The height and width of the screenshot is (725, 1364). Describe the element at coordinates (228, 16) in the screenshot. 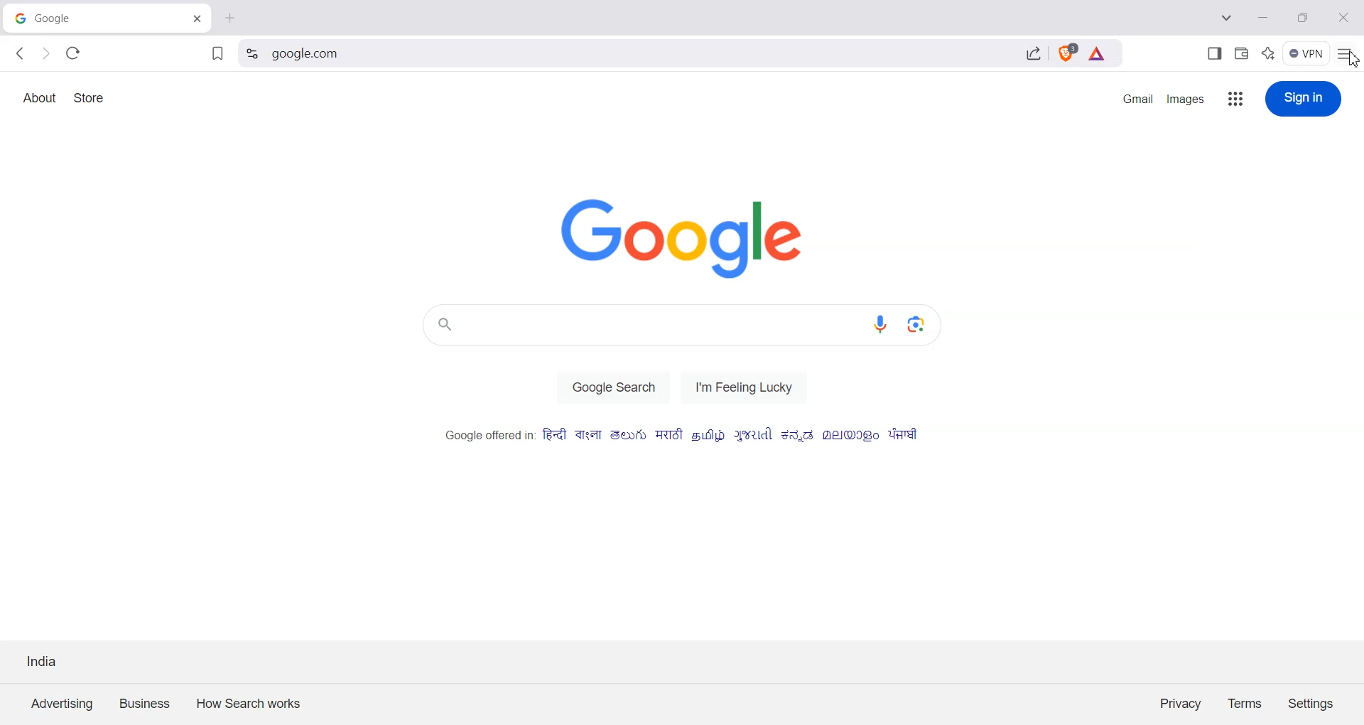

I see `Close Tab` at that location.